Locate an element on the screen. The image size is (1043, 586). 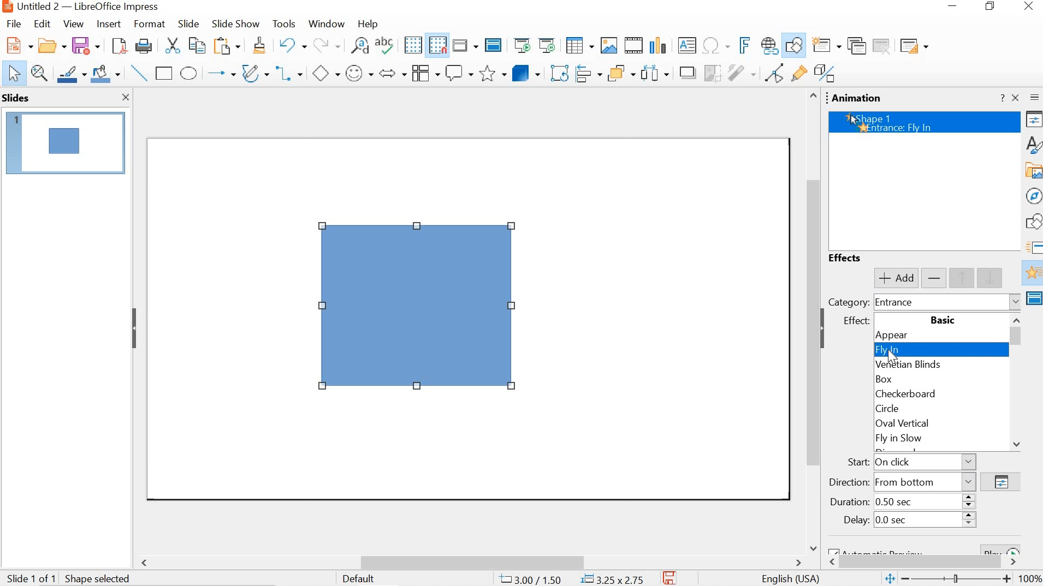
duplicate slide is located at coordinates (856, 46).